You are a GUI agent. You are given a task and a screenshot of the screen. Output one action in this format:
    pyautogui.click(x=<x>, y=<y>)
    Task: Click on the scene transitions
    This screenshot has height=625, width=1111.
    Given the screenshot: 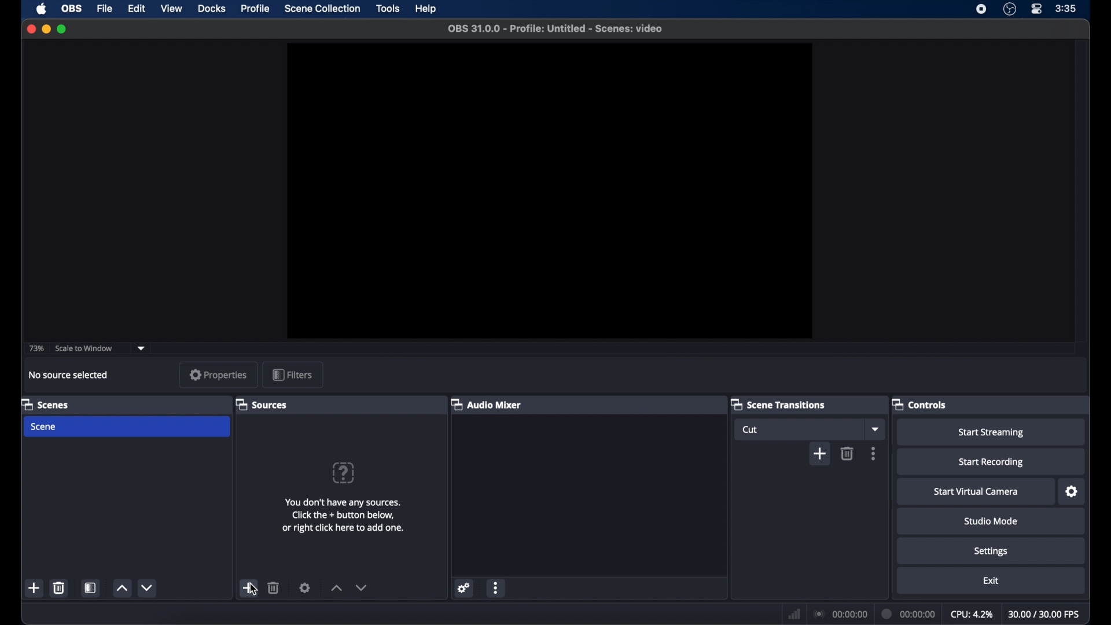 What is the action you would take?
    pyautogui.click(x=778, y=404)
    